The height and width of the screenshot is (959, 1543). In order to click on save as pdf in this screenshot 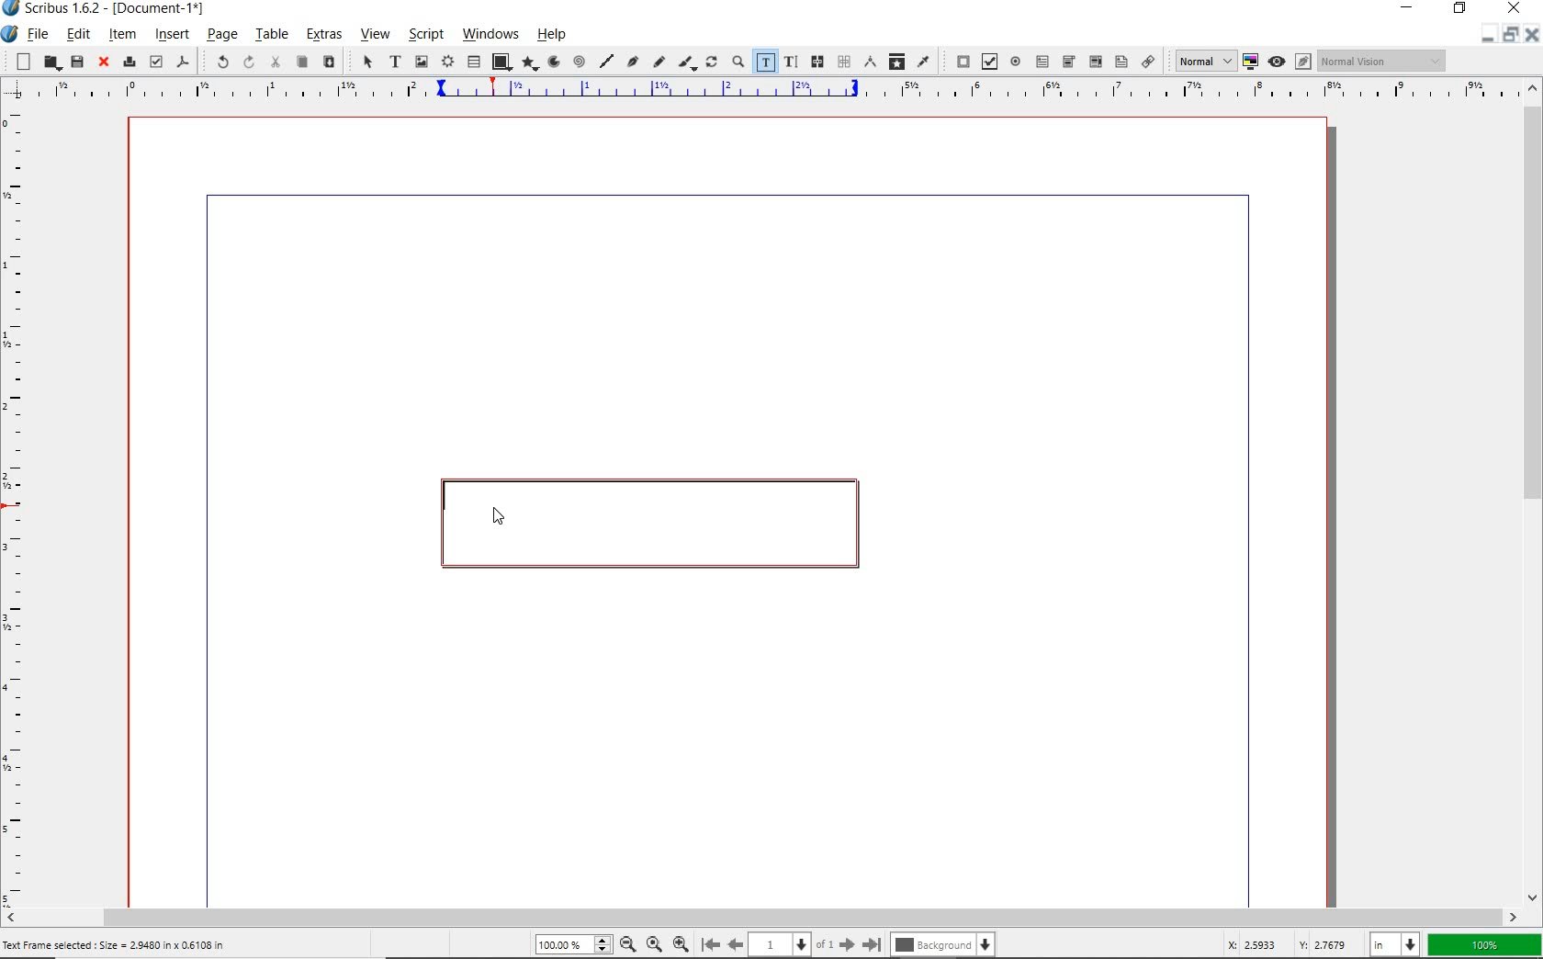, I will do `click(184, 63)`.